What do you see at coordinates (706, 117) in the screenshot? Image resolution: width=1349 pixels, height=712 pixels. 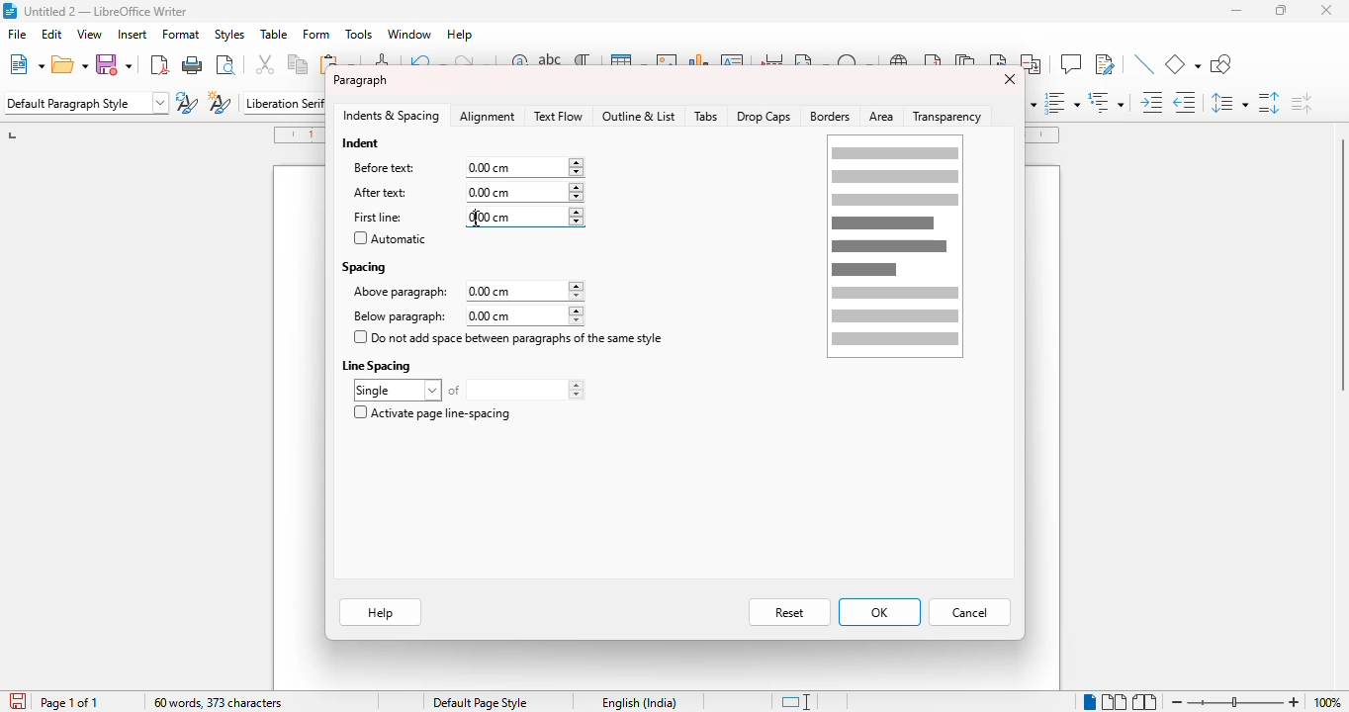 I see `tabs` at bounding box center [706, 117].